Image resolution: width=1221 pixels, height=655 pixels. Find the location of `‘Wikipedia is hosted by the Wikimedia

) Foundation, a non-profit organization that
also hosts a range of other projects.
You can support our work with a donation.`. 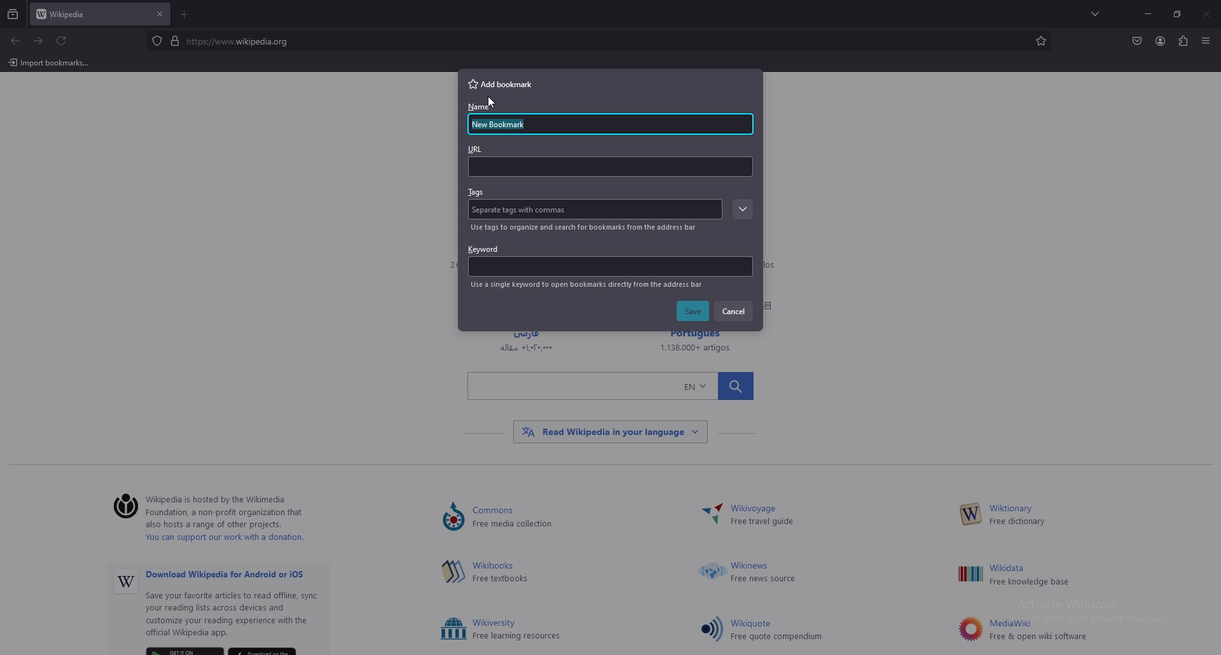

‘Wikipedia is hosted by the Wikimedia

) Foundation, a non-profit organization that
also hosts a range of other projects.
You can support our work with a donation. is located at coordinates (235, 520).